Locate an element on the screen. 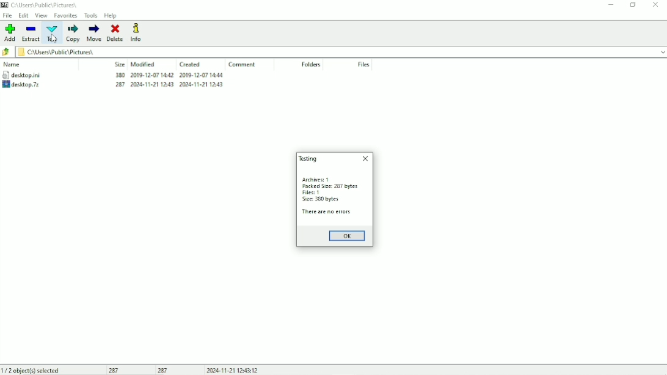 This screenshot has height=375, width=667. Help is located at coordinates (111, 15).